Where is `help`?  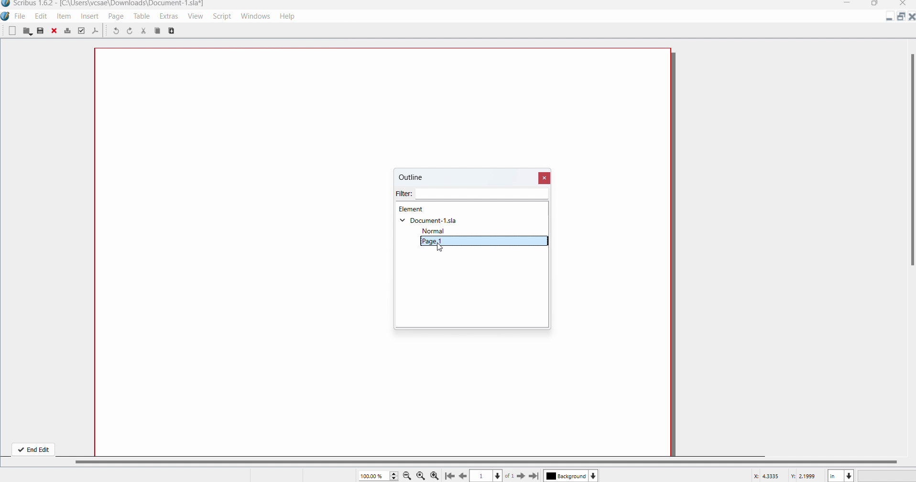
help is located at coordinates (292, 17).